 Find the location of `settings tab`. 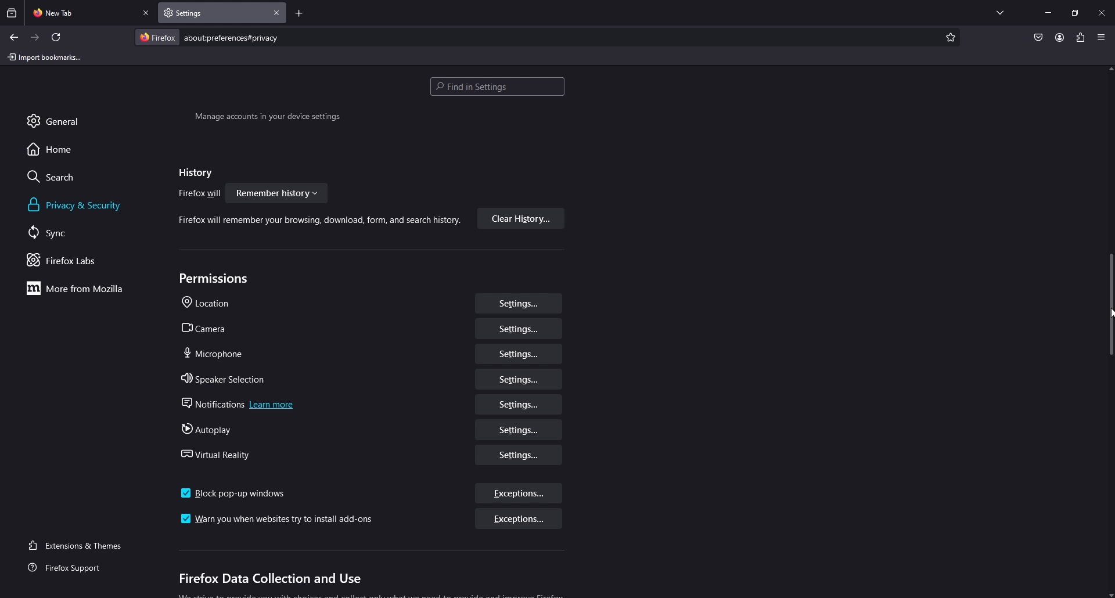

settings tab is located at coordinates (199, 12).